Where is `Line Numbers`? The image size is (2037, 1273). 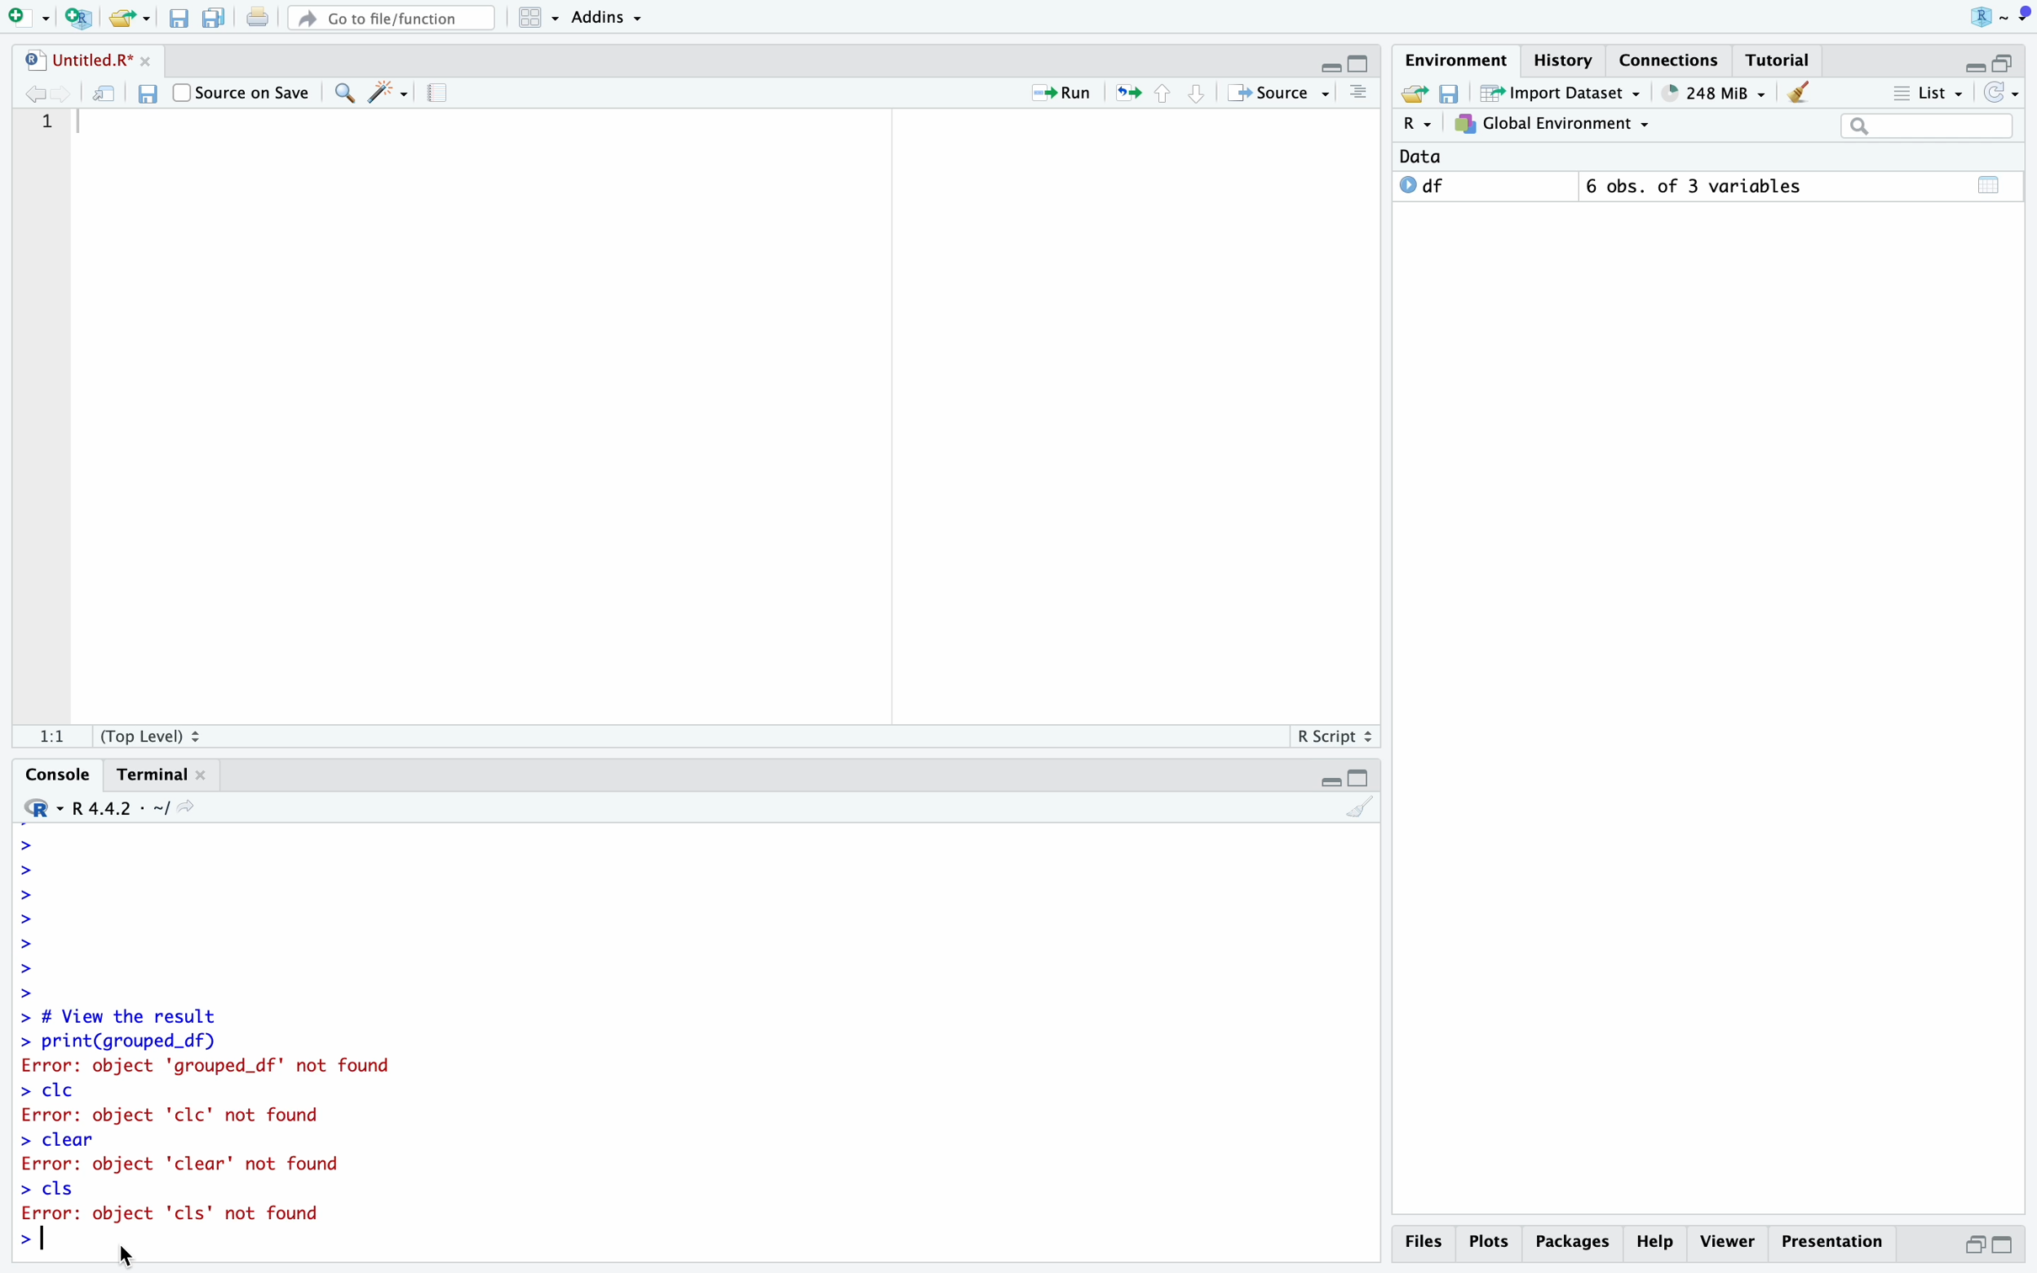 Line Numbers is located at coordinates (42, 139).